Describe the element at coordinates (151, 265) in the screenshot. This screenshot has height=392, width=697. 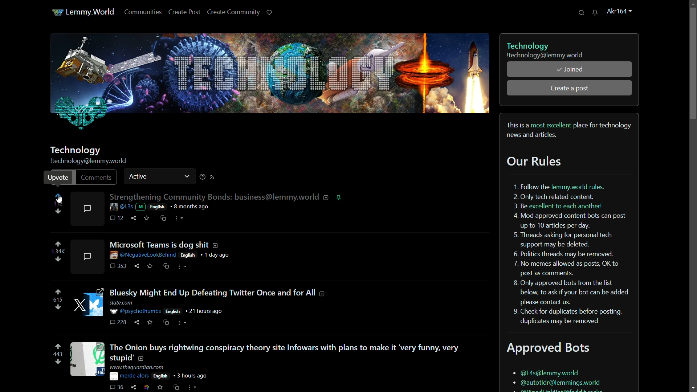
I see `save` at that location.